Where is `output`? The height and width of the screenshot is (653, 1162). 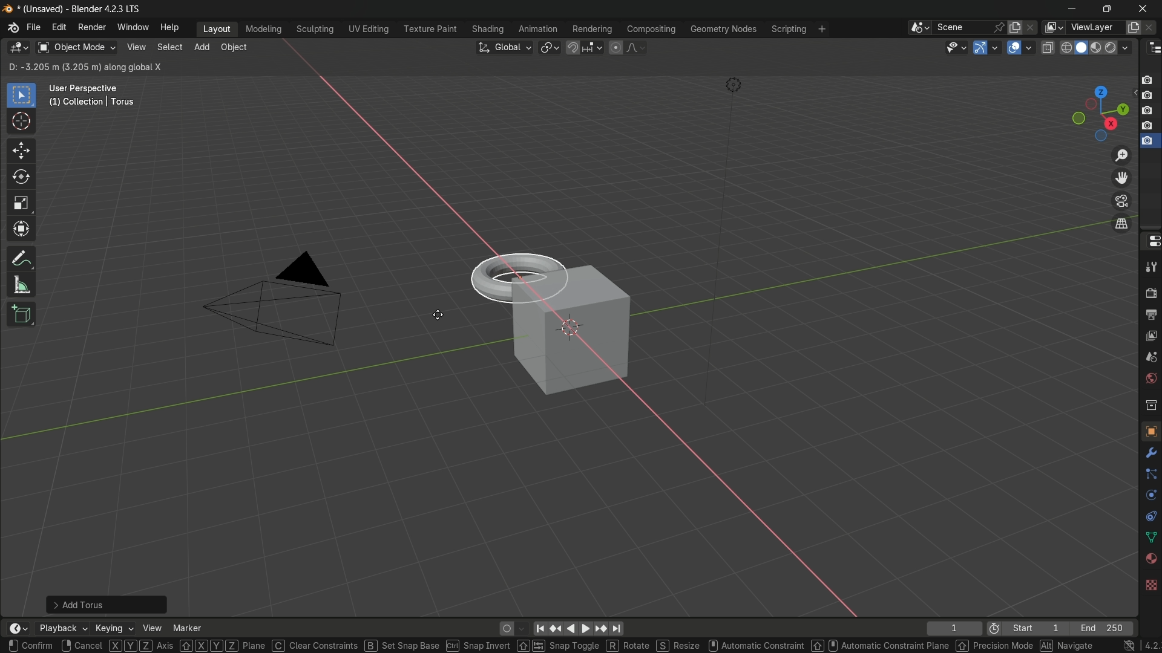 output is located at coordinates (1149, 315).